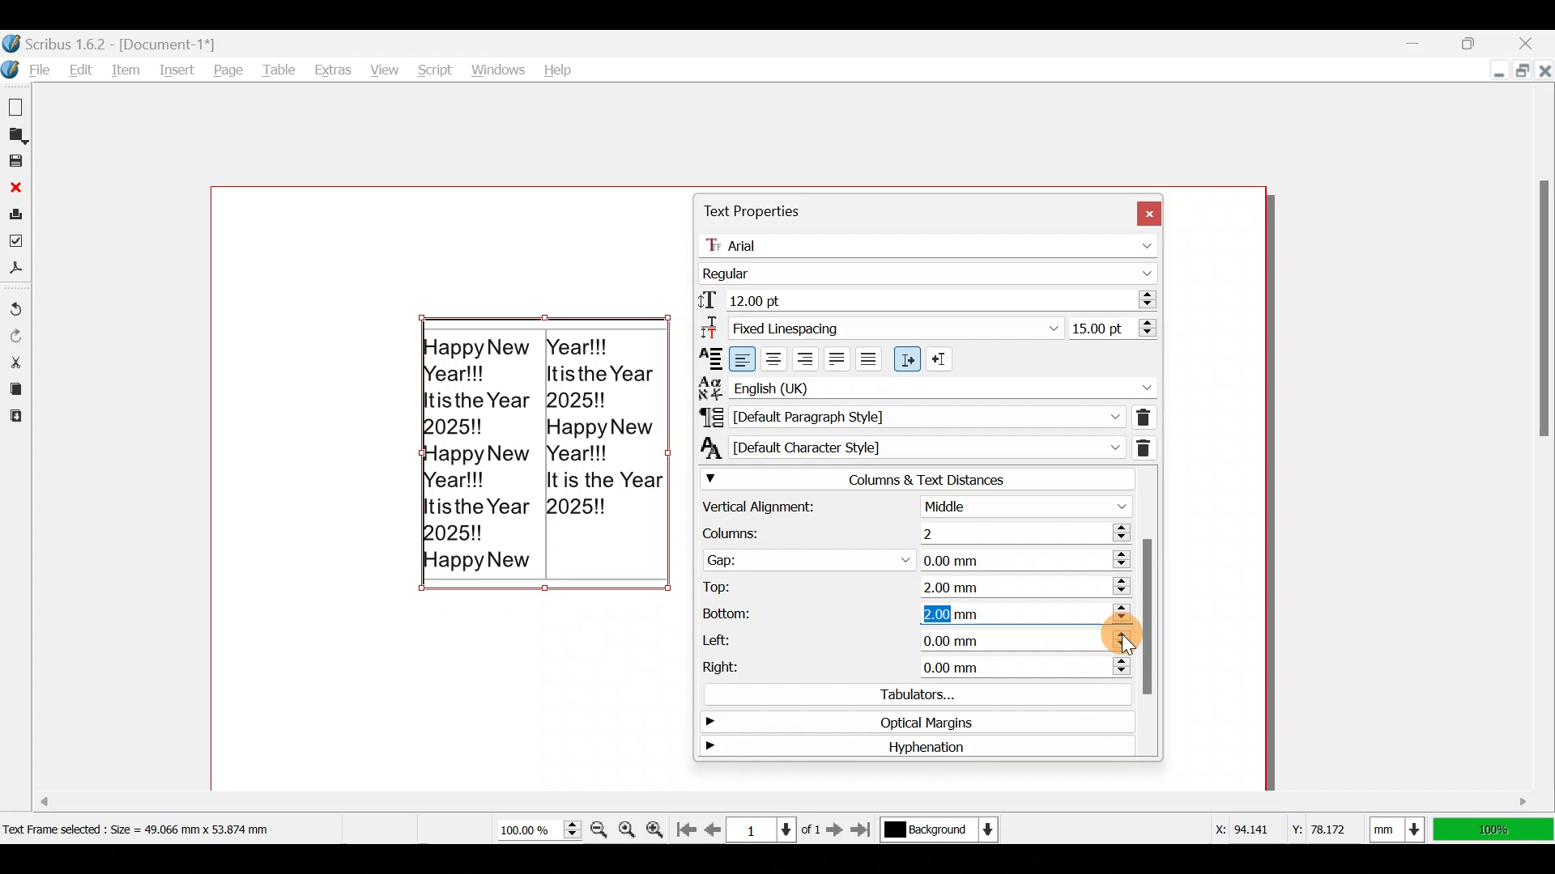  Describe the element at coordinates (546, 465) in the screenshot. I see `Happy New Year` at that location.